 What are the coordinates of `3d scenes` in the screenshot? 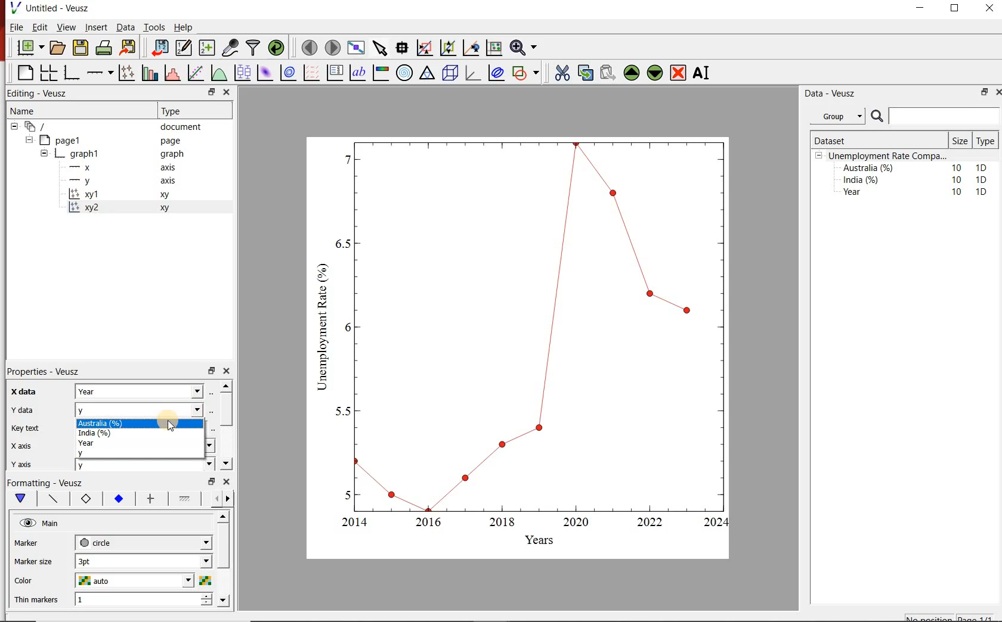 It's located at (449, 72).